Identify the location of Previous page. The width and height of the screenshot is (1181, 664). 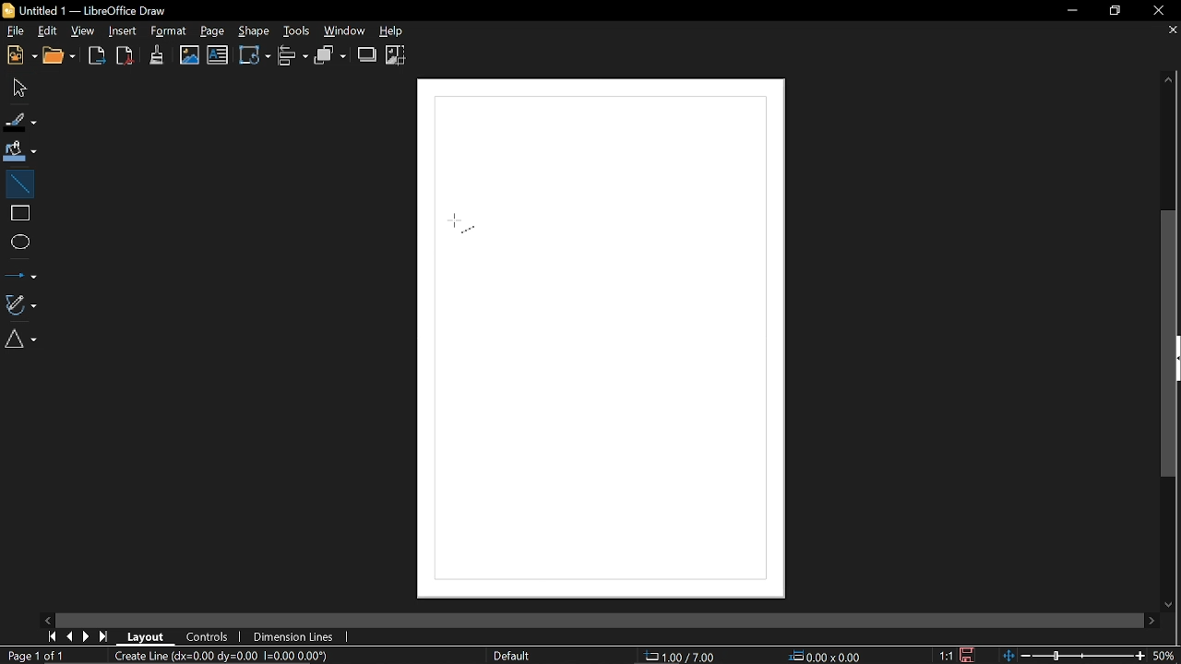
(71, 635).